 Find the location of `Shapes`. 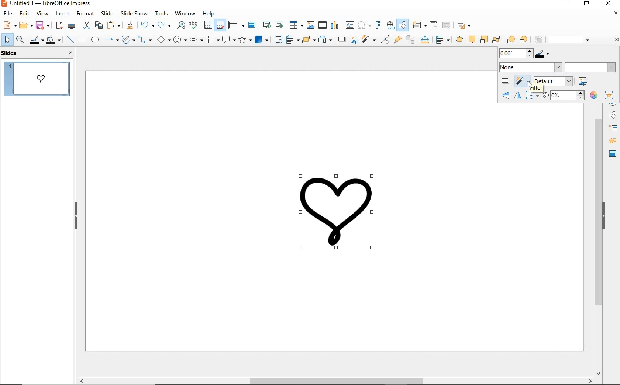

Shapes is located at coordinates (613, 115).